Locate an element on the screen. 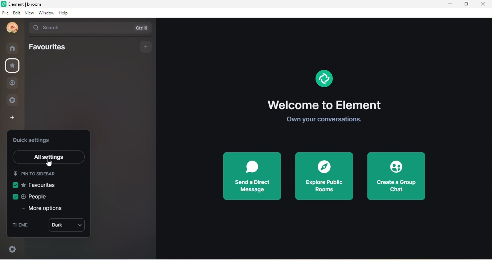  close is located at coordinates (483, 5).